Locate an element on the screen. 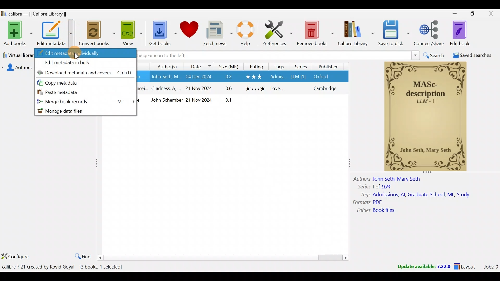   is located at coordinates (202, 100).